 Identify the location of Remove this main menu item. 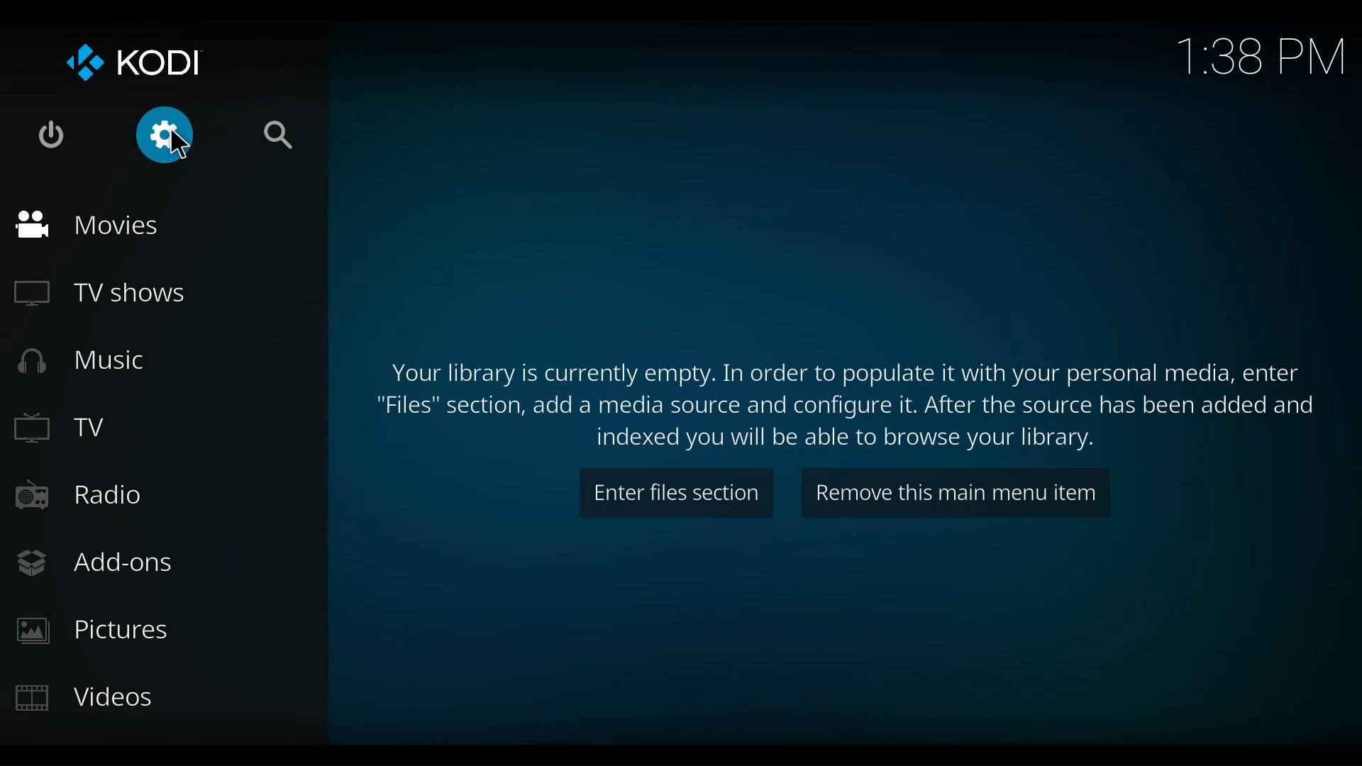
(951, 492).